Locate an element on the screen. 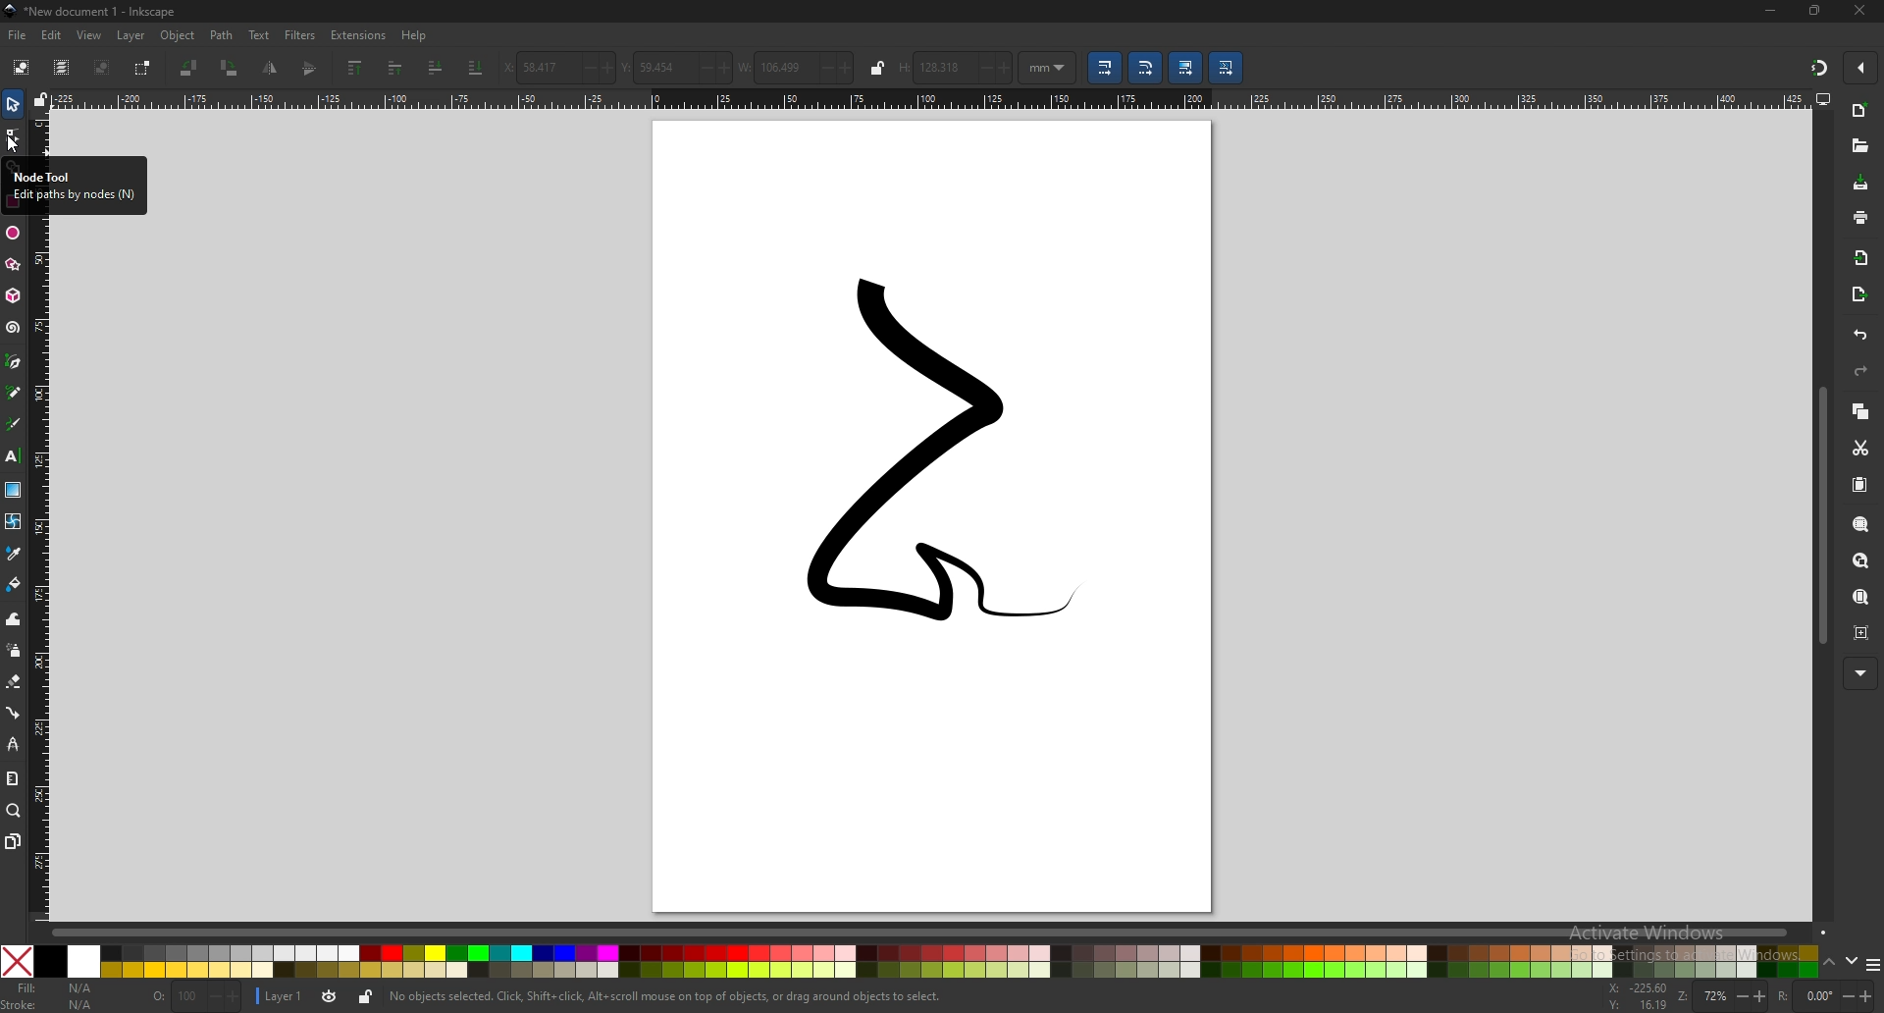  tooltip is located at coordinates (73, 185).